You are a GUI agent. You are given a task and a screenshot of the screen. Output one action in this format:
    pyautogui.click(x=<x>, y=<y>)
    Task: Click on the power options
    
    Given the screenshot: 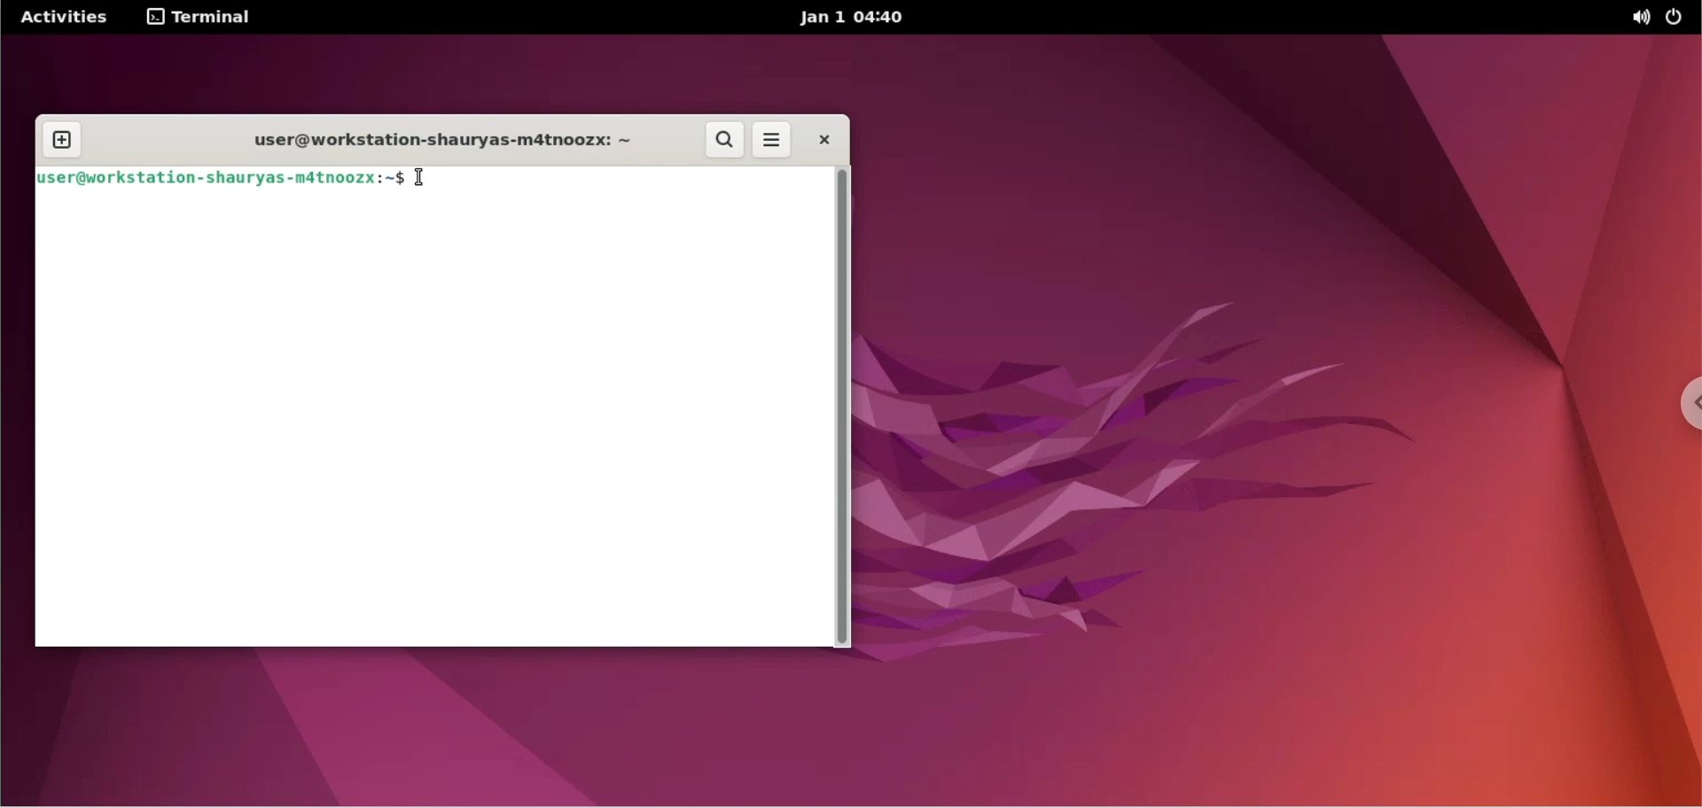 What is the action you would take?
    pyautogui.click(x=1679, y=17)
    